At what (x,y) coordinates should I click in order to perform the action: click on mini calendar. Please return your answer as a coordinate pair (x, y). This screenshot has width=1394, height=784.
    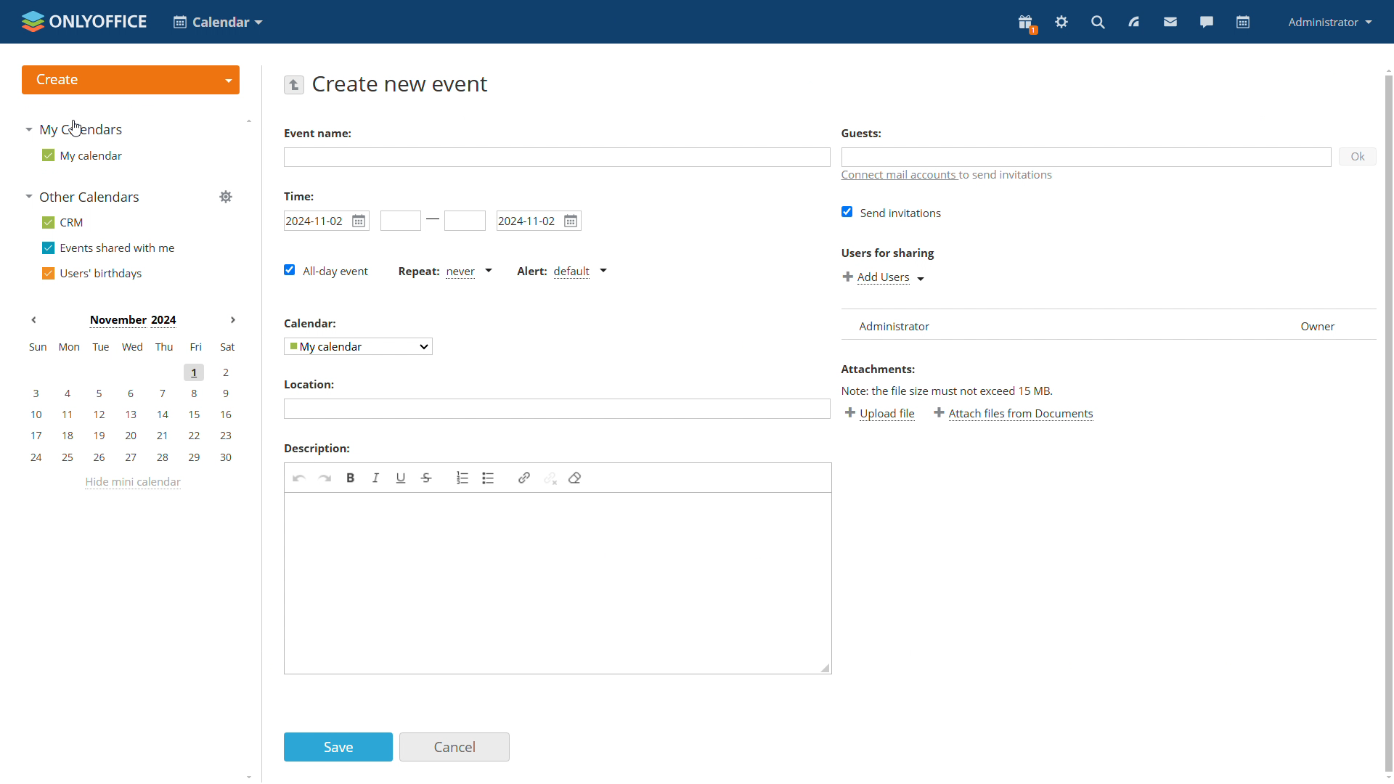
    Looking at the image, I should click on (129, 404).